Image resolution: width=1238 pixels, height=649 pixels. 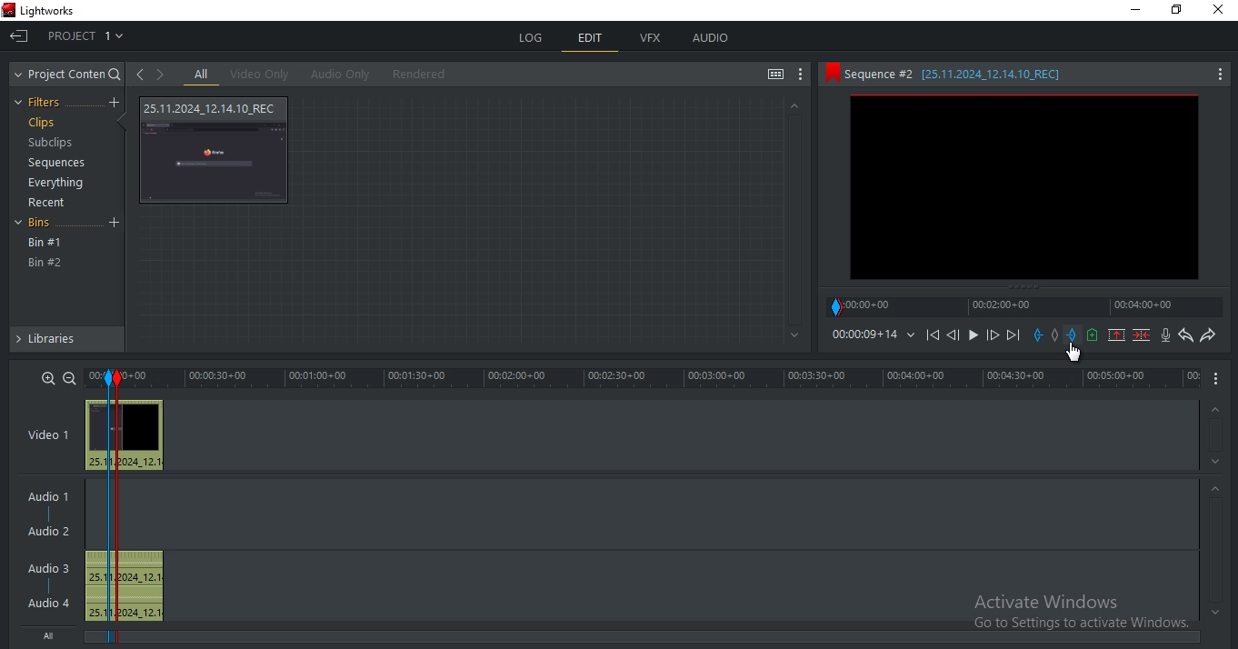 I want to click on zoom out, so click(x=69, y=377).